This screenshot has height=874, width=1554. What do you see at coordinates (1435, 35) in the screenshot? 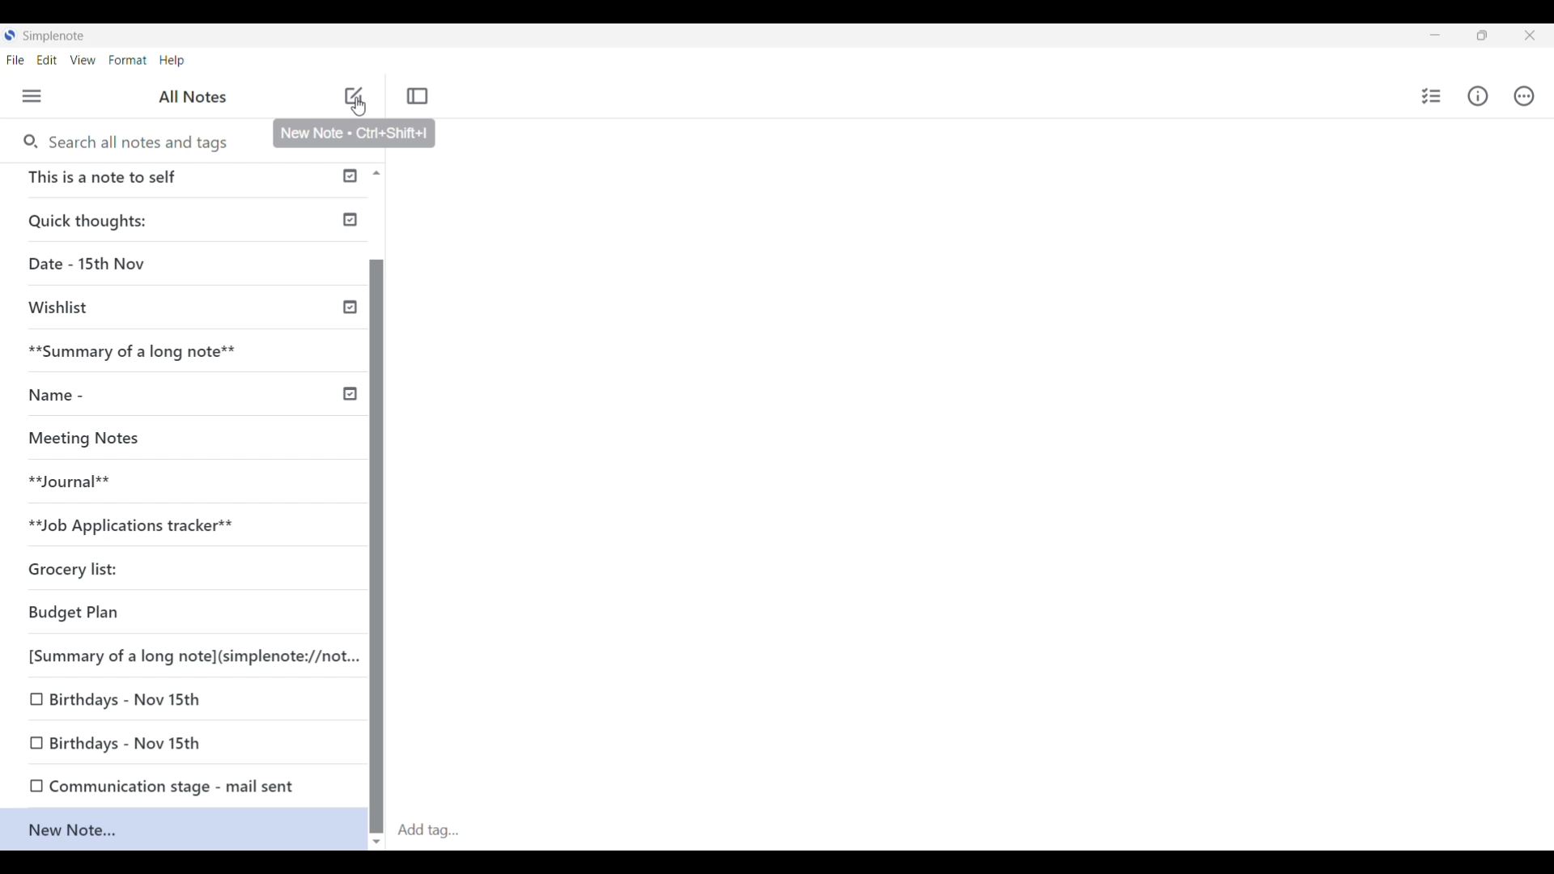
I see `Minimize ` at bounding box center [1435, 35].